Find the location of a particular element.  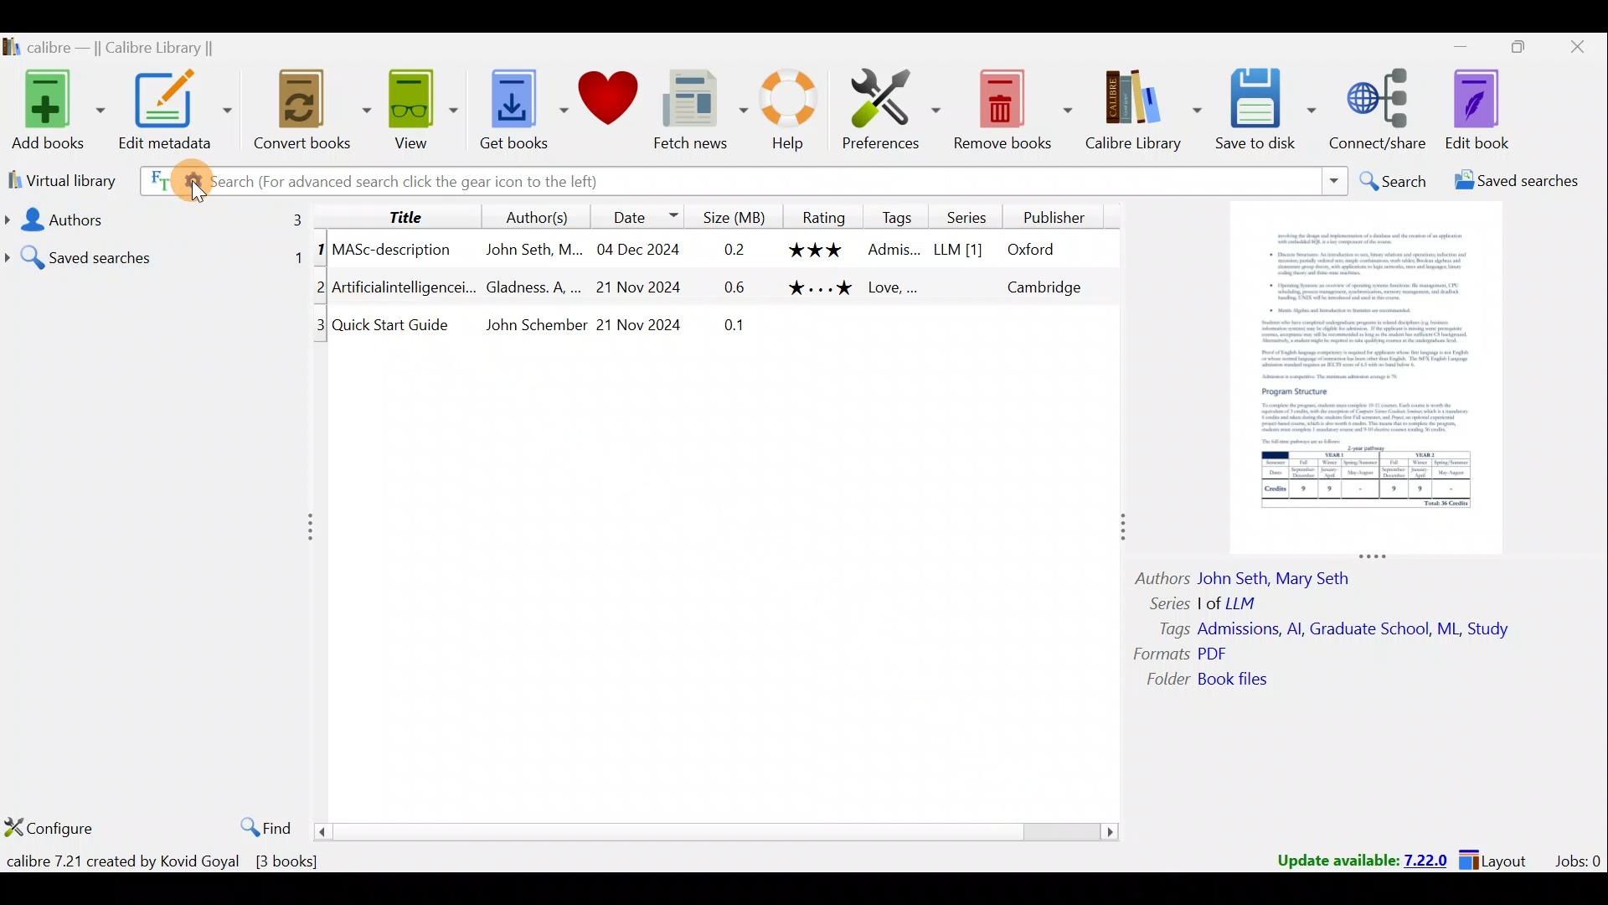

xxx is located at coordinates (817, 250).